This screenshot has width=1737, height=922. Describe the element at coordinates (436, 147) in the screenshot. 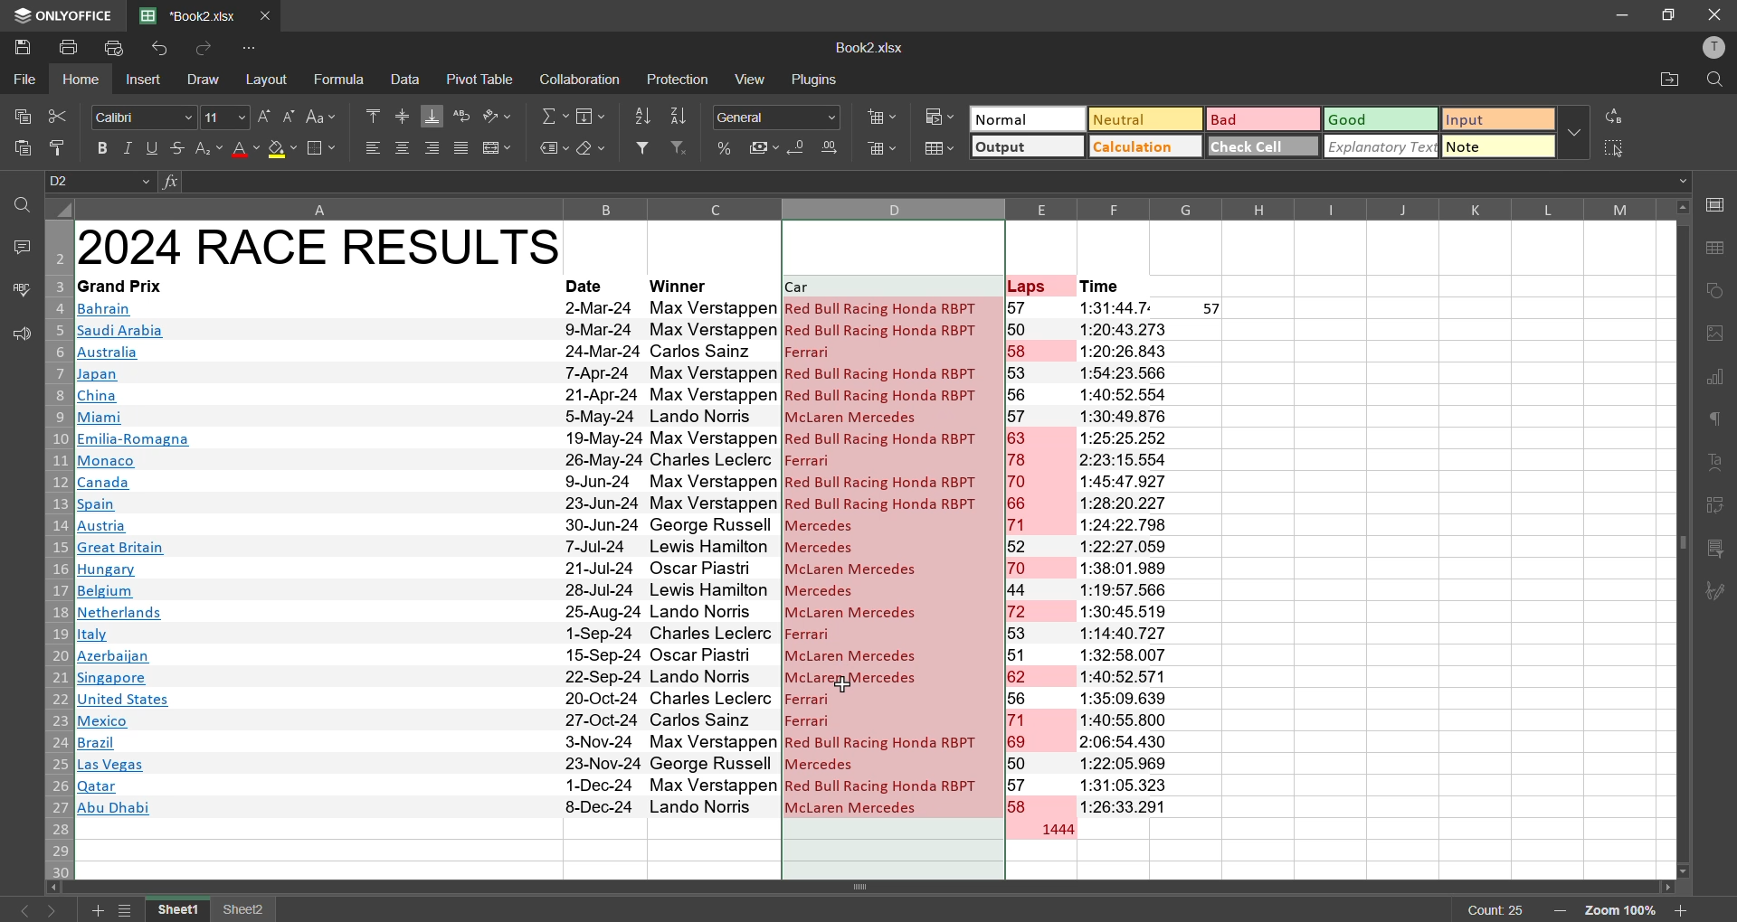

I see `align right` at that location.